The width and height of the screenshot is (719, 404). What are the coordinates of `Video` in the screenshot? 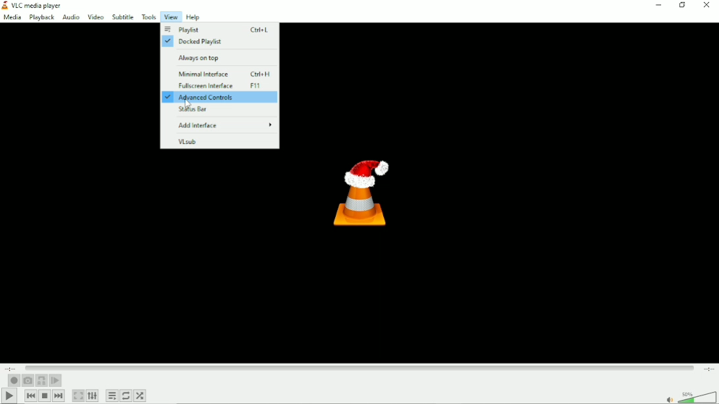 It's located at (95, 16).